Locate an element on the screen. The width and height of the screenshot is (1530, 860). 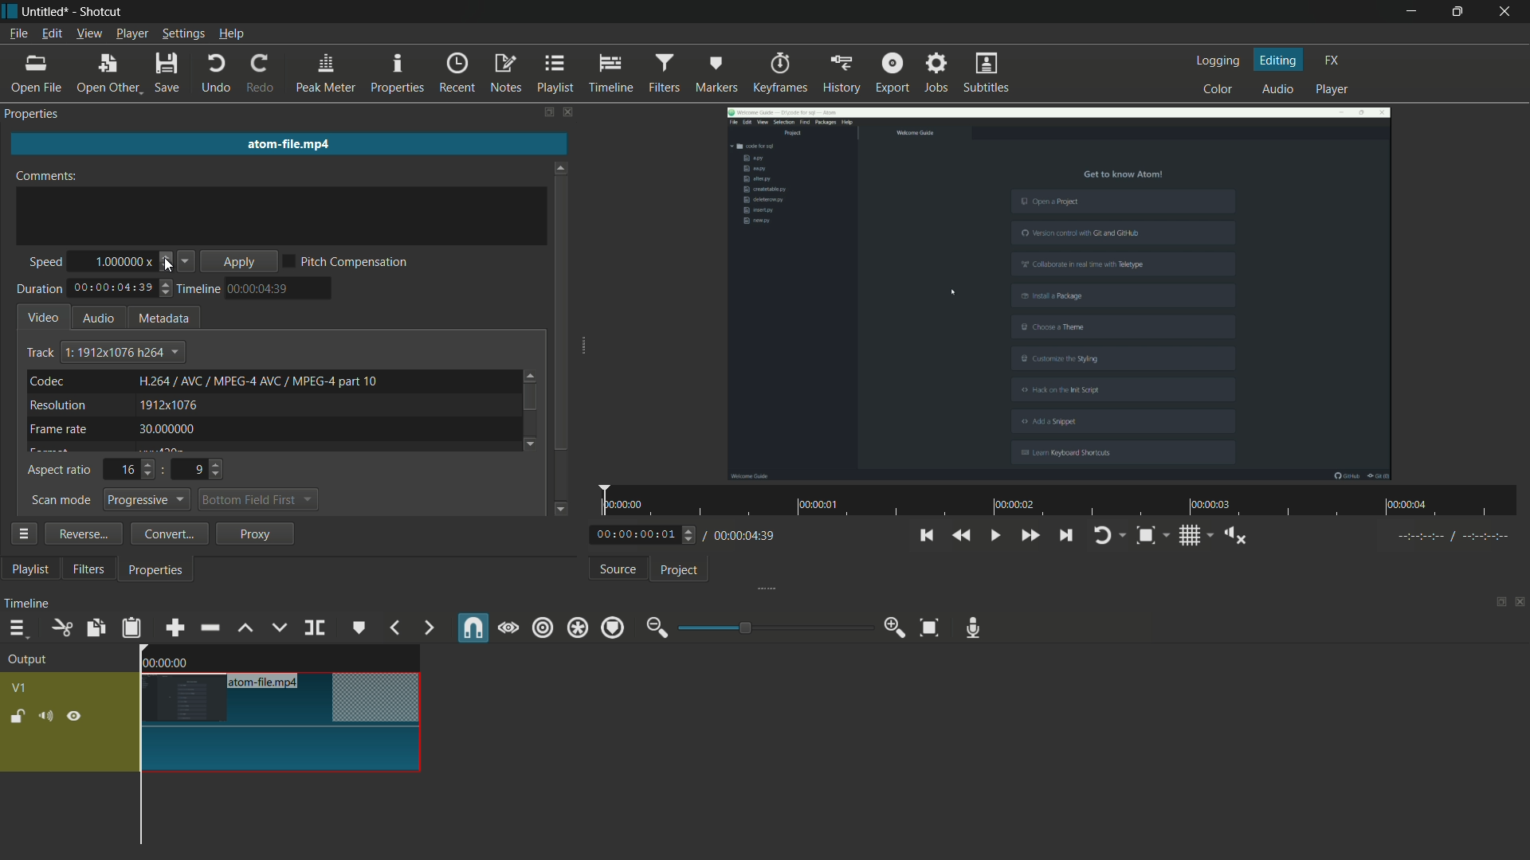
project is located at coordinates (680, 570).